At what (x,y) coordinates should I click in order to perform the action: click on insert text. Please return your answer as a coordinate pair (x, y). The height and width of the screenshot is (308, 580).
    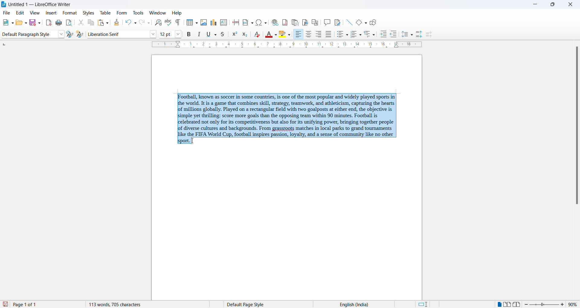
    Looking at the image, I should click on (224, 22).